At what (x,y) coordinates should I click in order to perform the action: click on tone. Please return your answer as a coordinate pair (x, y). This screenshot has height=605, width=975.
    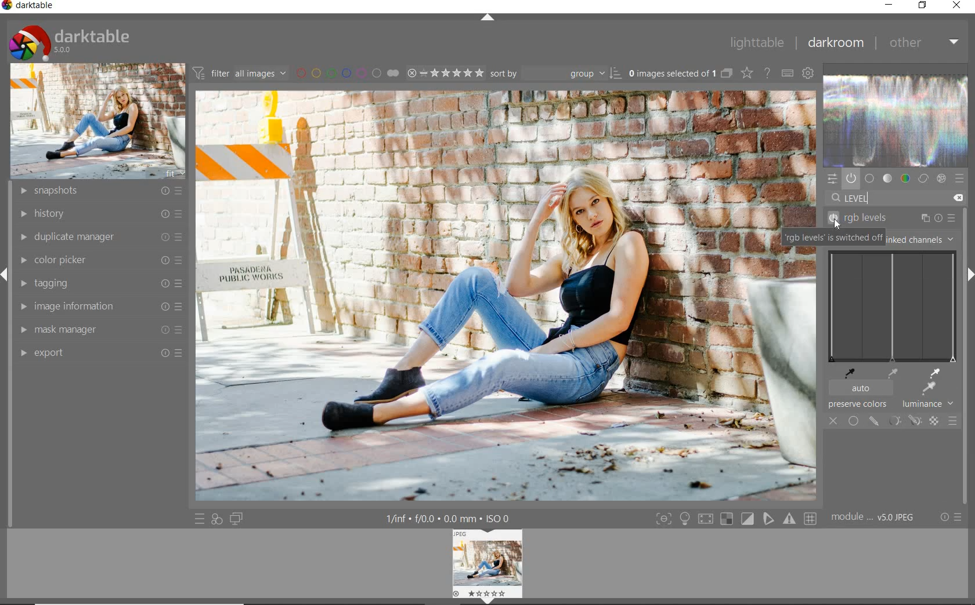
    Looking at the image, I should click on (888, 177).